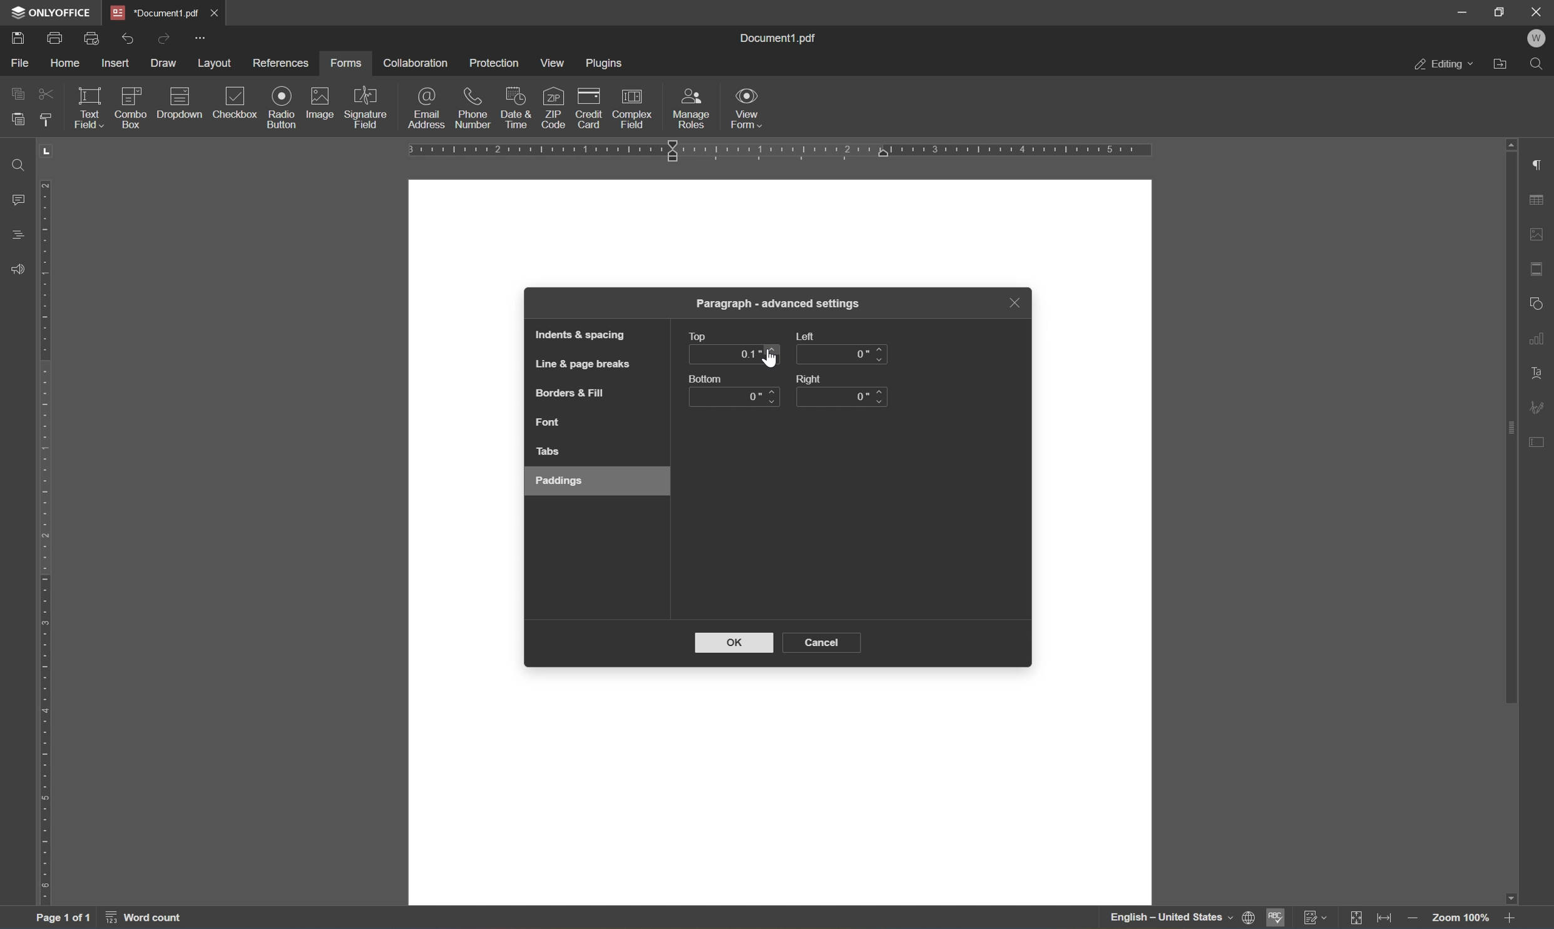 This screenshot has width=1554, height=929. Describe the element at coordinates (580, 336) in the screenshot. I see `indents & spacing` at that location.